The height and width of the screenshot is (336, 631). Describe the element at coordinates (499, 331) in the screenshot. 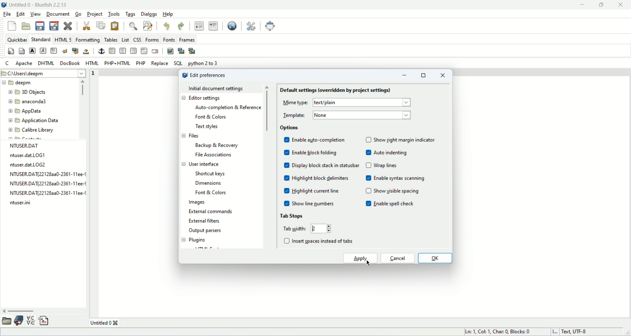

I see `Ln: 1. Col: 1. Char: 0 Blocks: 0` at that location.